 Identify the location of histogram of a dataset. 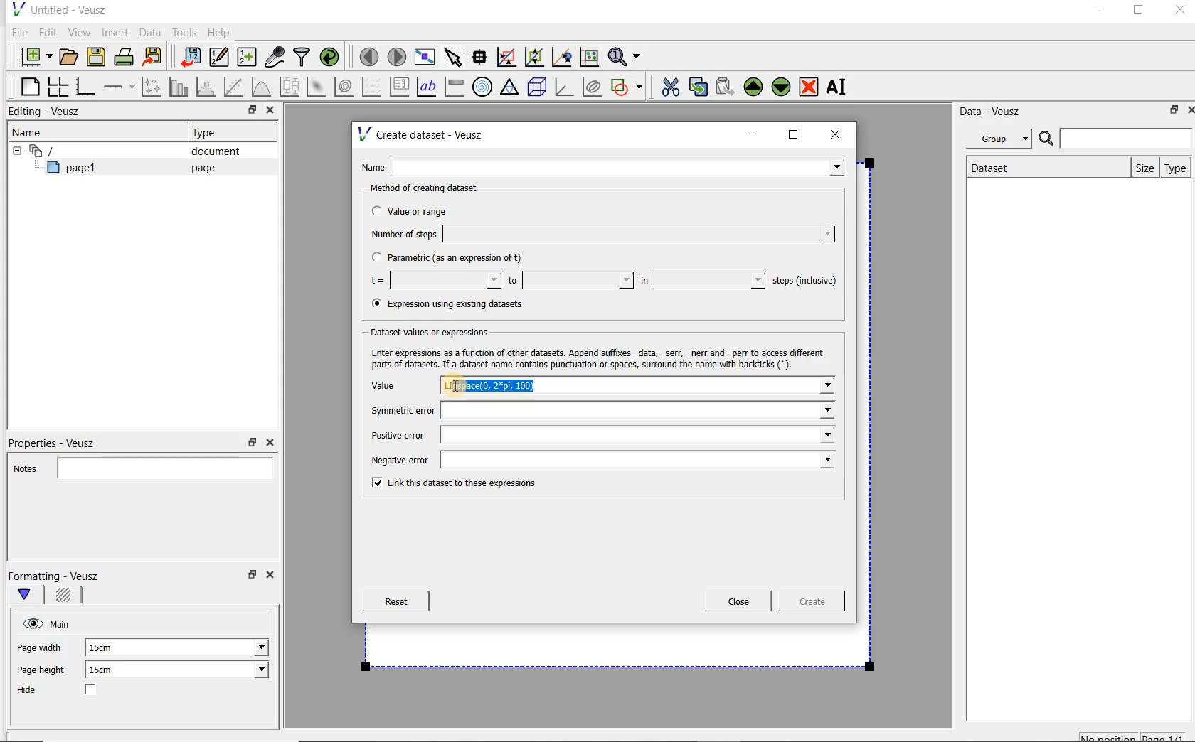
(208, 87).